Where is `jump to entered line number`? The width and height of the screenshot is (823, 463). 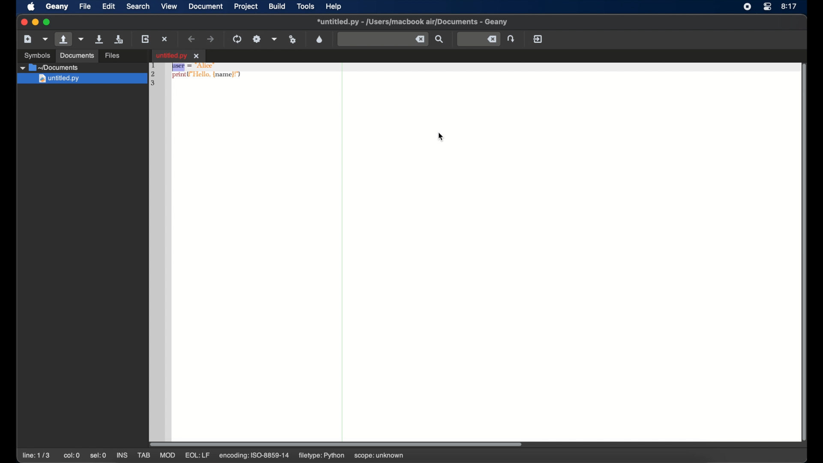
jump to entered line number is located at coordinates (479, 39).